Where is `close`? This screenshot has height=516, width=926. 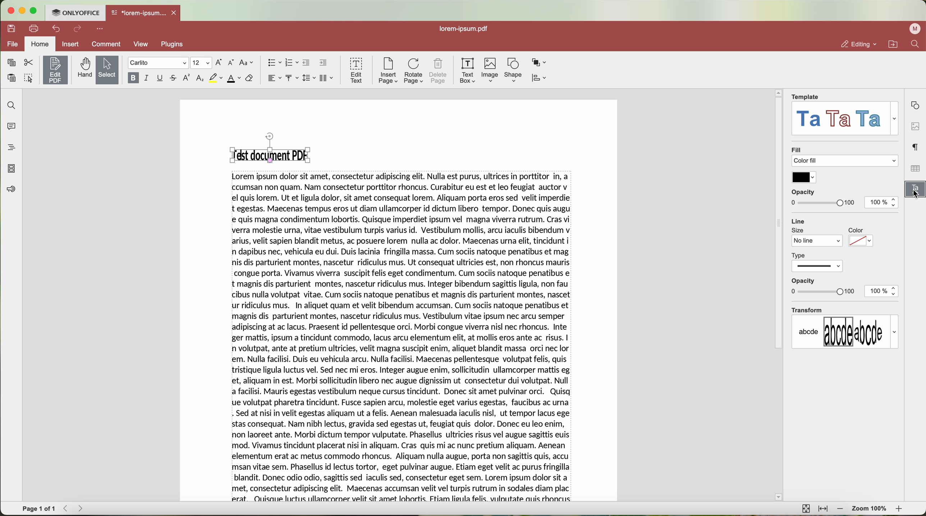
close is located at coordinates (177, 12).